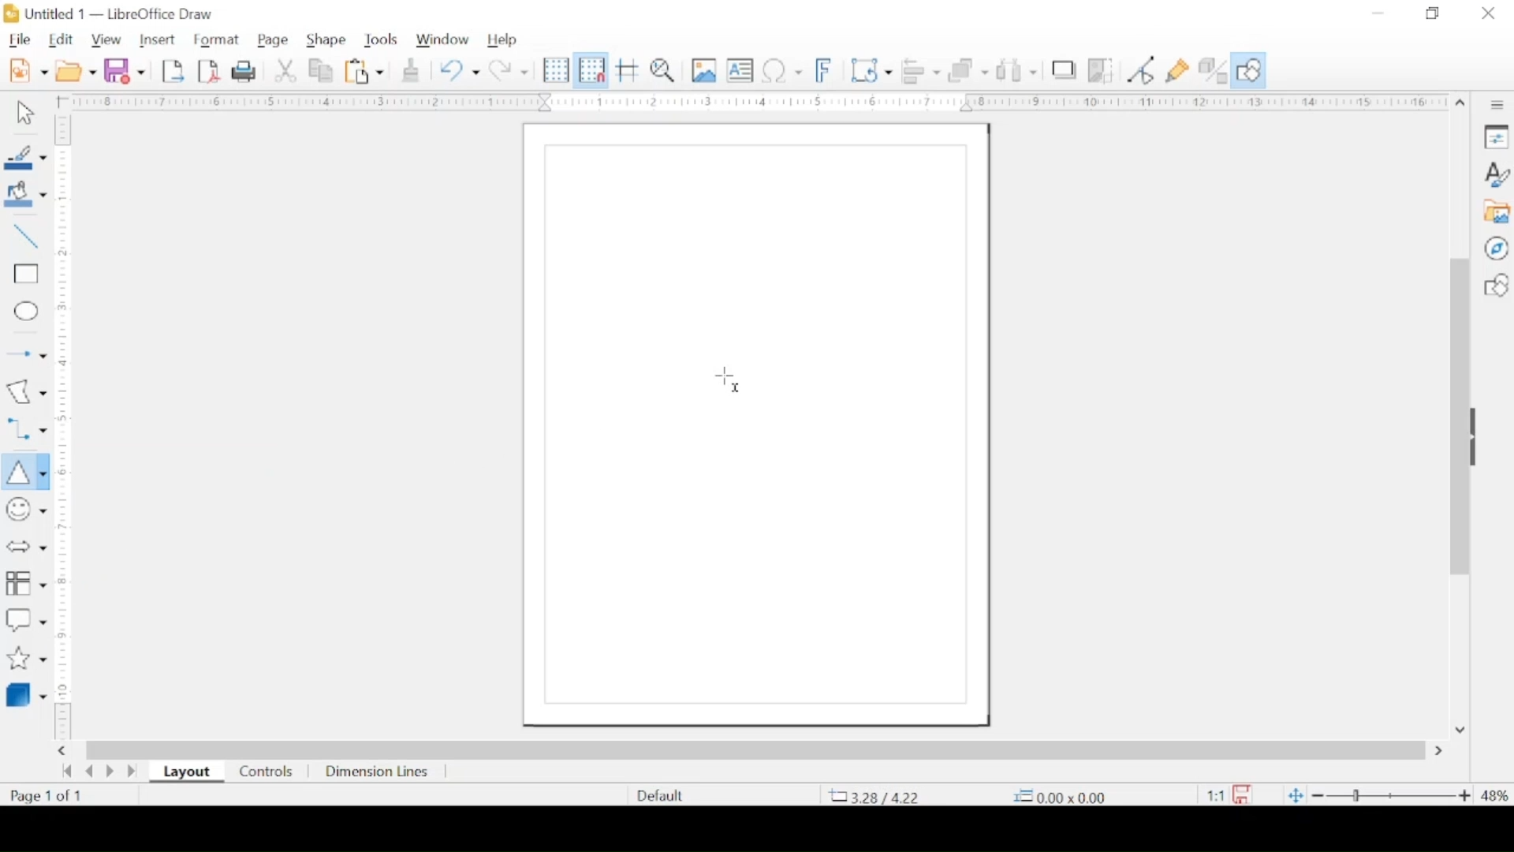 The width and height of the screenshot is (1514, 852). I want to click on moving cursor, so click(729, 380).